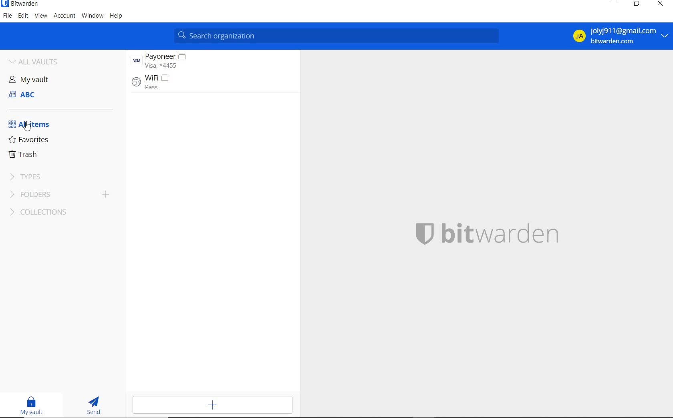  I want to click on TYPES, so click(29, 177).